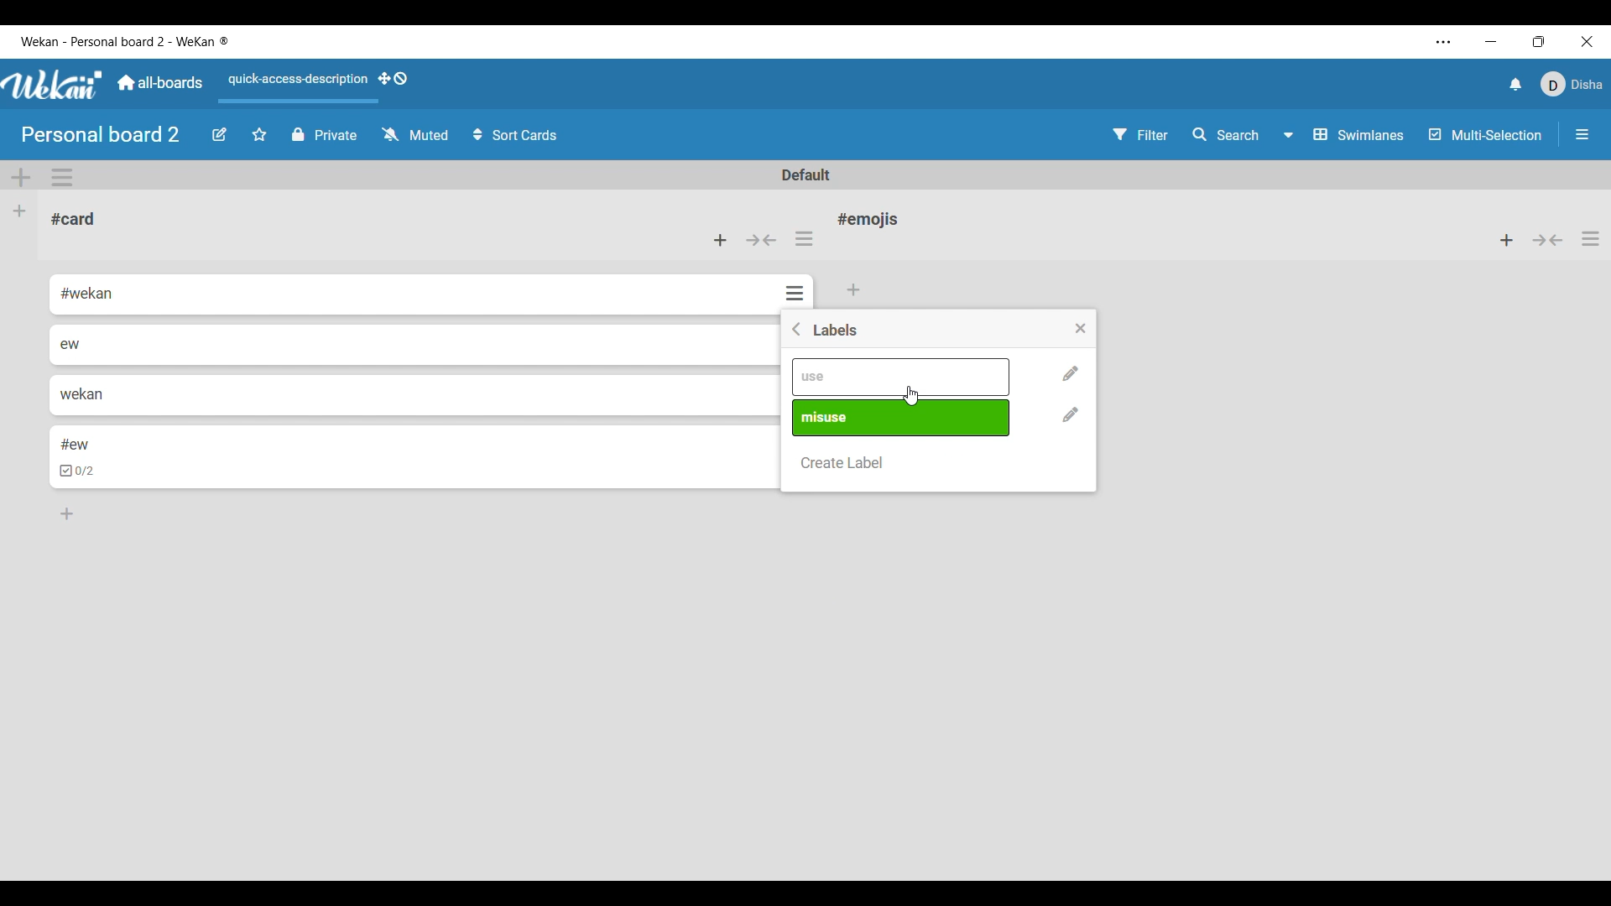 The height and width of the screenshot is (906, 1611). What do you see at coordinates (53, 85) in the screenshot?
I see `Software logo` at bounding box center [53, 85].